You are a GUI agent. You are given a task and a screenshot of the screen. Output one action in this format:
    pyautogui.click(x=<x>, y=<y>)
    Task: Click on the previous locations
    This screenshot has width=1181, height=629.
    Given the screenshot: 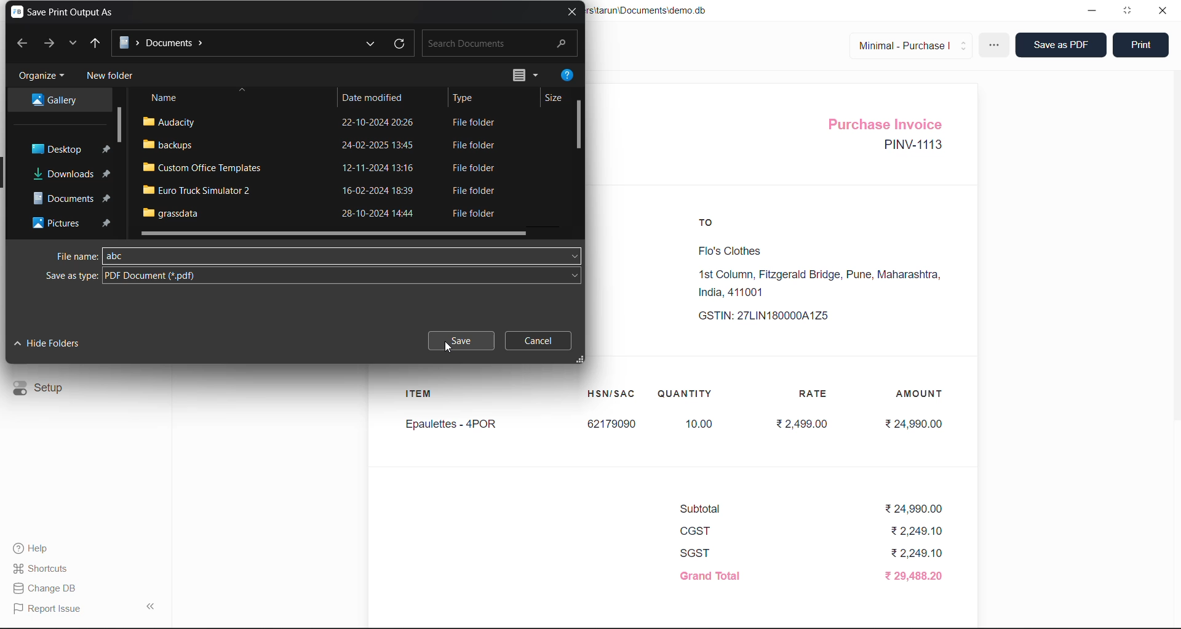 What is the action you would take?
    pyautogui.click(x=372, y=43)
    